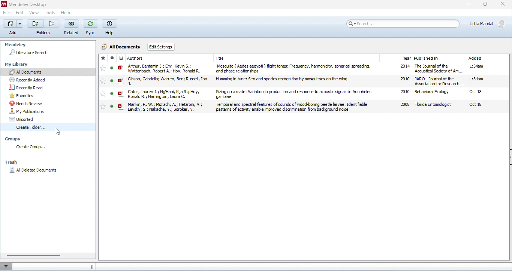 Image resolution: width=512 pixels, height=271 pixels. What do you see at coordinates (43, 33) in the screenshot?
I see `folders` at bounding box center [43, 33].